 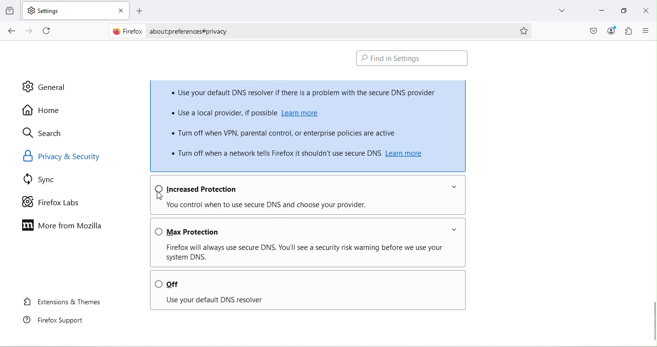 What do you see at coordinates (297, 153) in the screenshot?
I see `» Tum off when a network tells Firefox it shouldn't use secure DNS Learn more` at bounding box center [297, 153].